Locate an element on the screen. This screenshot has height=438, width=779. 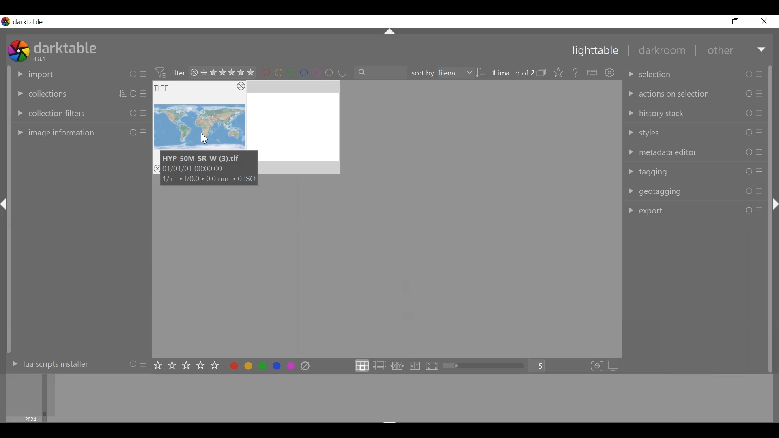
search is located at coordinates (380, 72).